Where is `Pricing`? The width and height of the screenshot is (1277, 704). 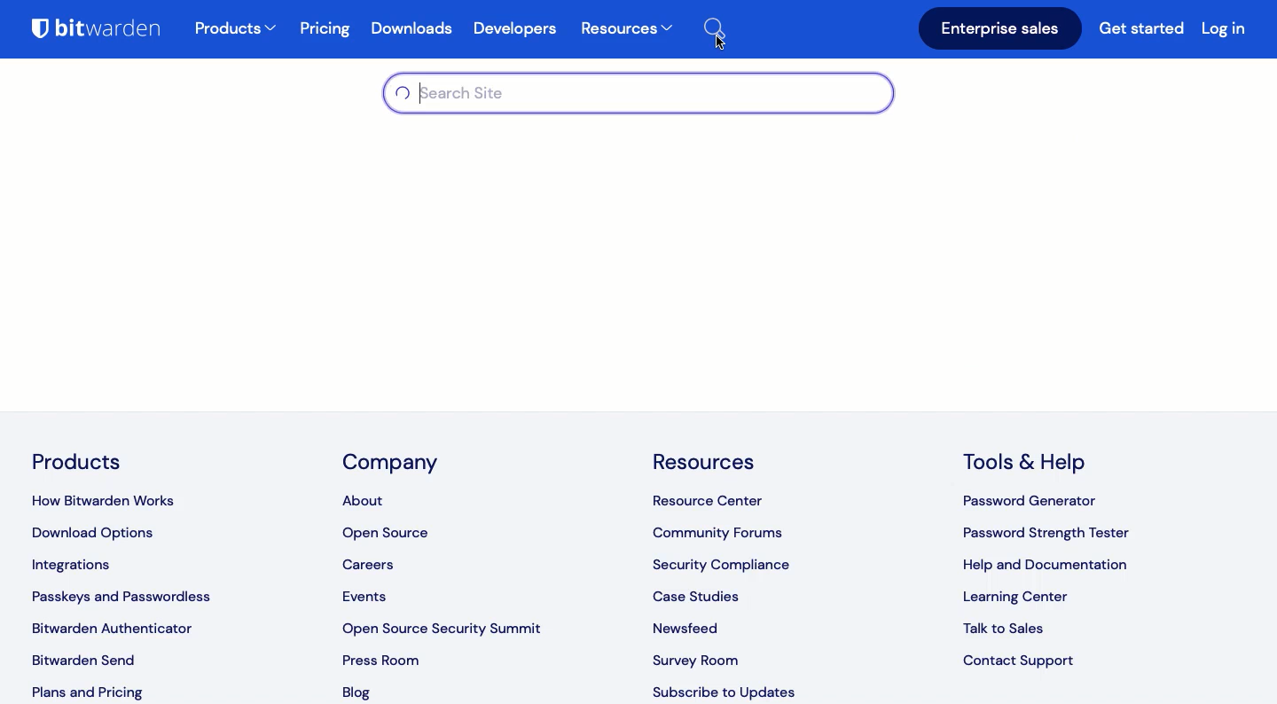
Pricing is located at coordinates (326, 29).